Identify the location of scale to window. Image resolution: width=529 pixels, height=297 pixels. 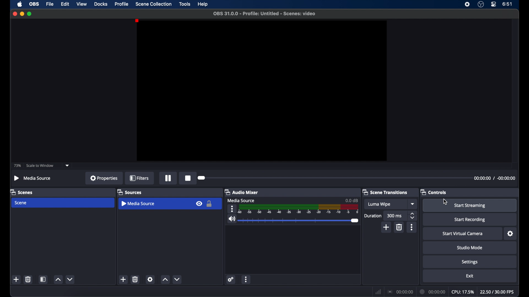
(40, 166).